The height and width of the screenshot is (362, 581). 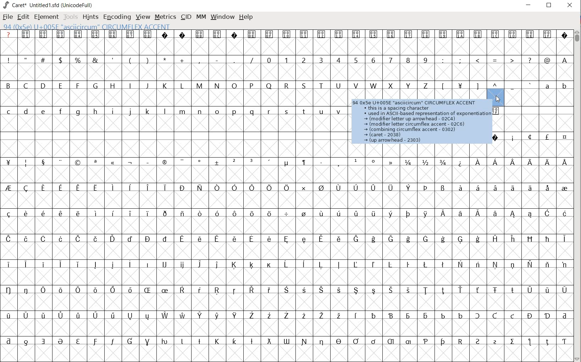 What do you see at coordinates (462, 55) in the screenshot?
I see `glyph characters` at bounding box center [462, 55].